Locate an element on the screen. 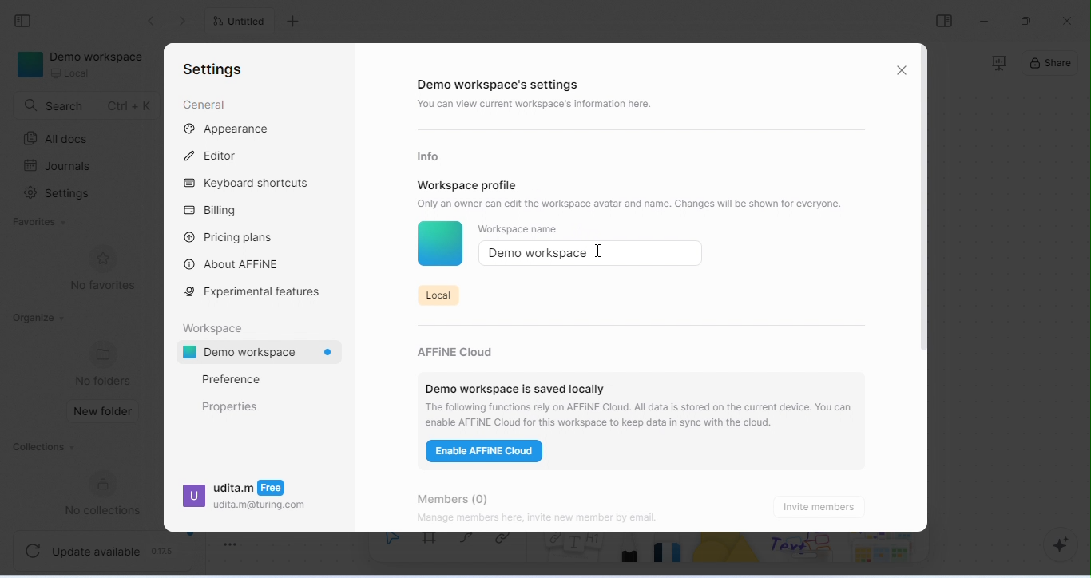 The height and width of the screenshot is (578, 1091). workspace profile is located at coordinates (468, 184).